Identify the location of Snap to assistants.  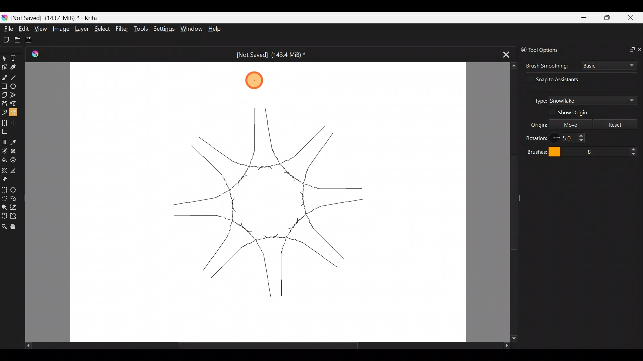
(563, 79).